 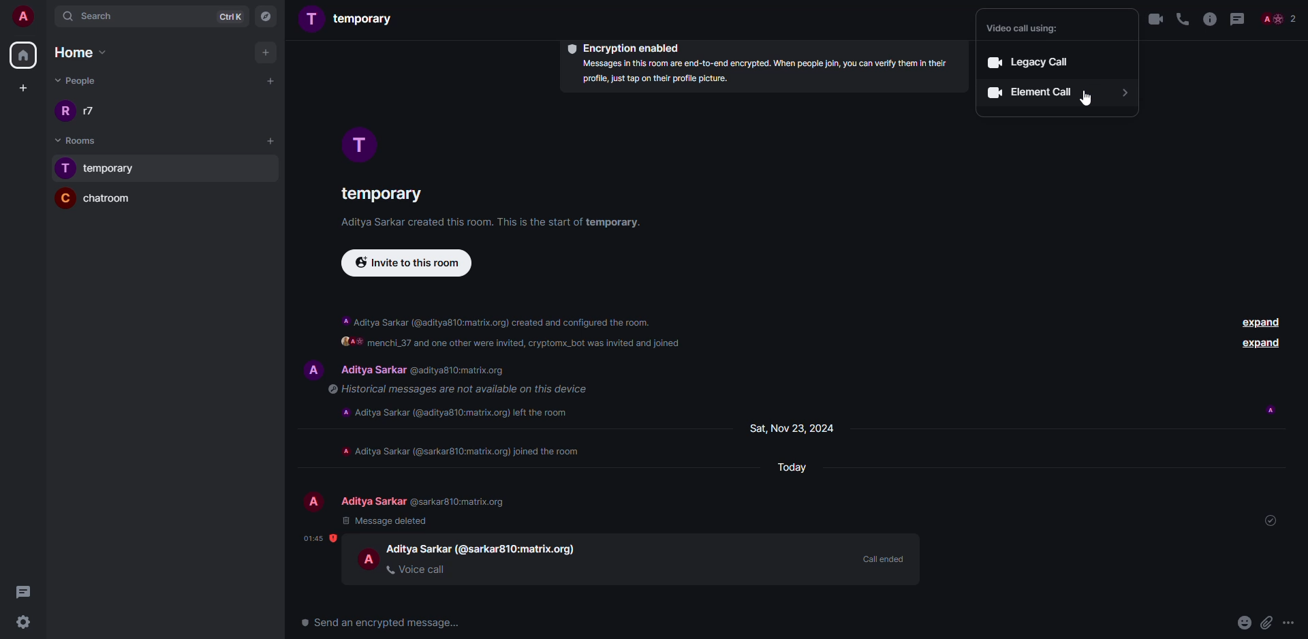 I want to click on , so click(x=457, y=413).